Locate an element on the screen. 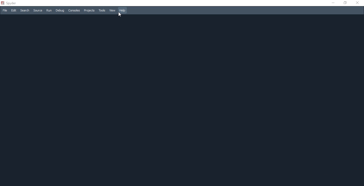  source is located at coordinates (38, 11).